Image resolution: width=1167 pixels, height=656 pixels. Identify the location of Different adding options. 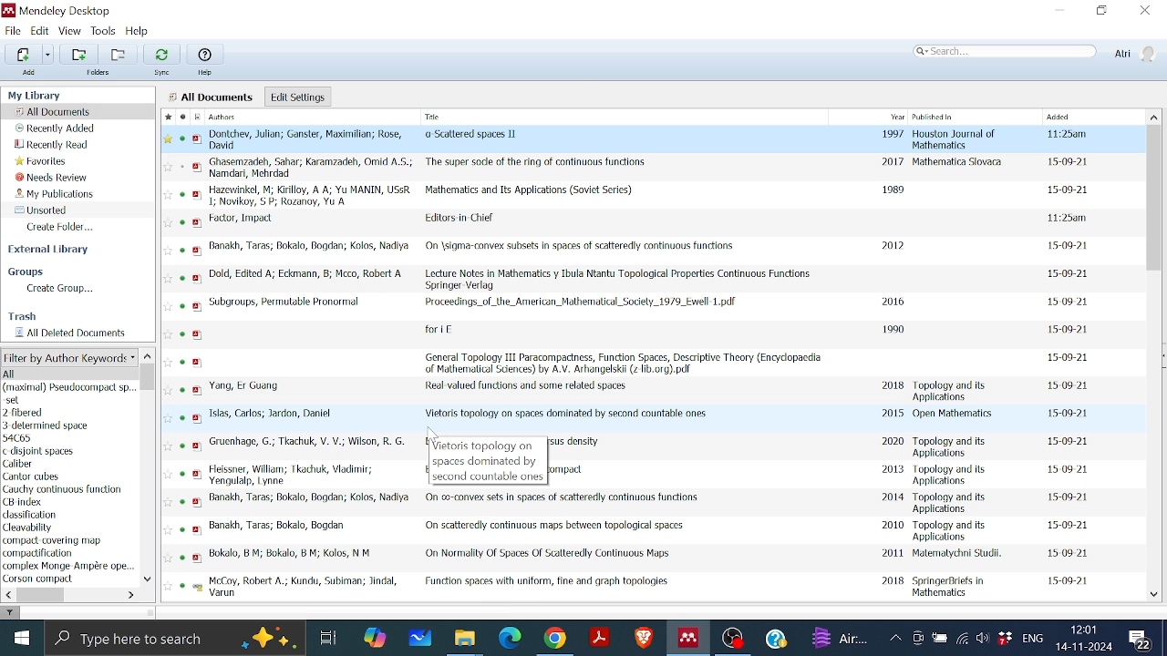
(48, 56).